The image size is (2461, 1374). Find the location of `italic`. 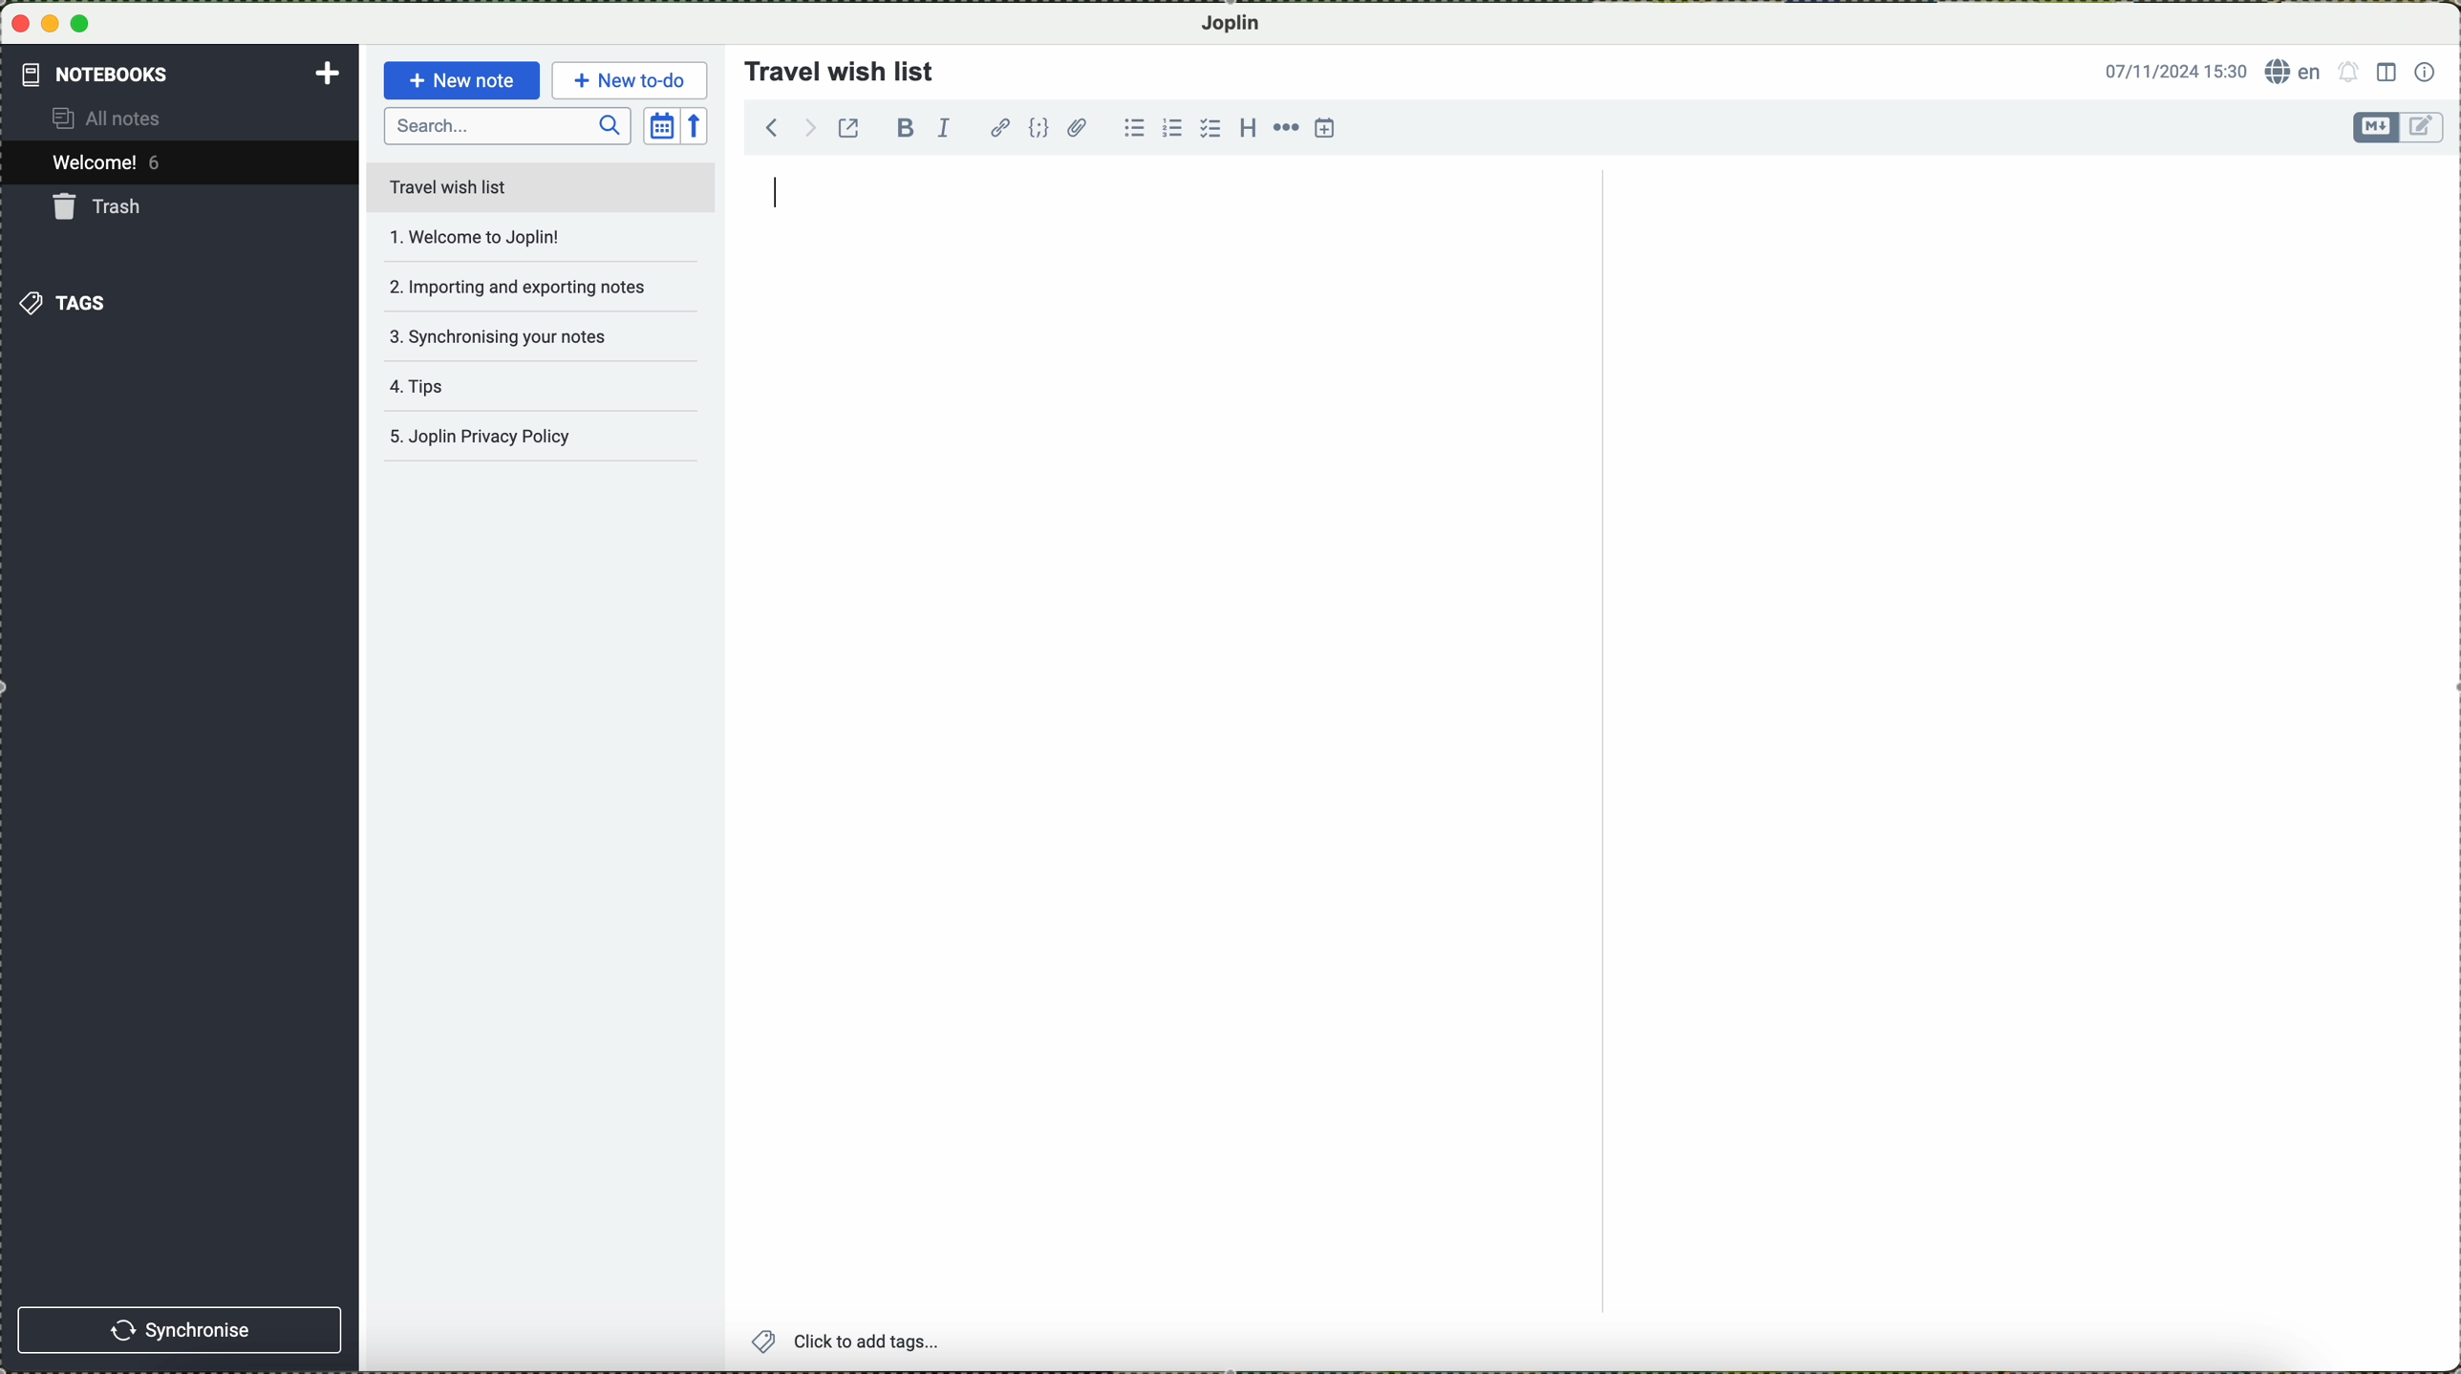

italic is located at coordinates (950, 130).